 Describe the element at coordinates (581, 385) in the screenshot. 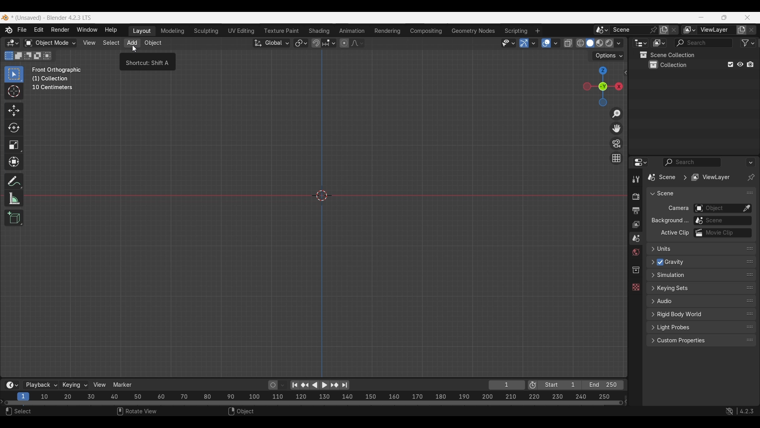

I see `Final frame of the playback rendering range` at that location.